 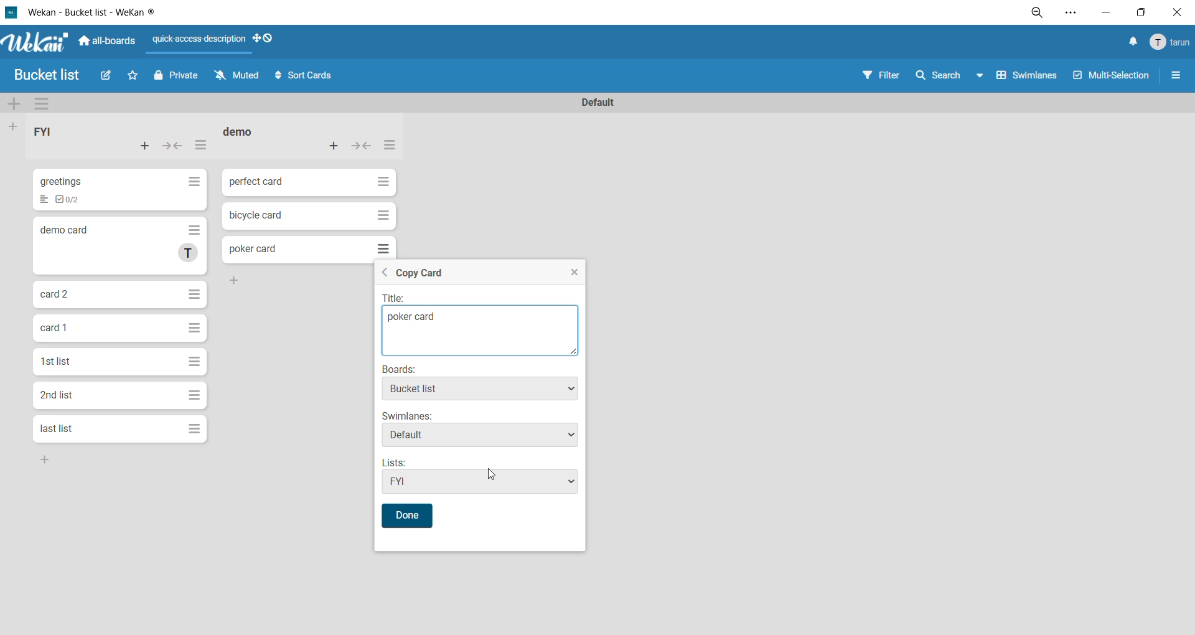 I want to click on collapse, so click(x=175, y=146).